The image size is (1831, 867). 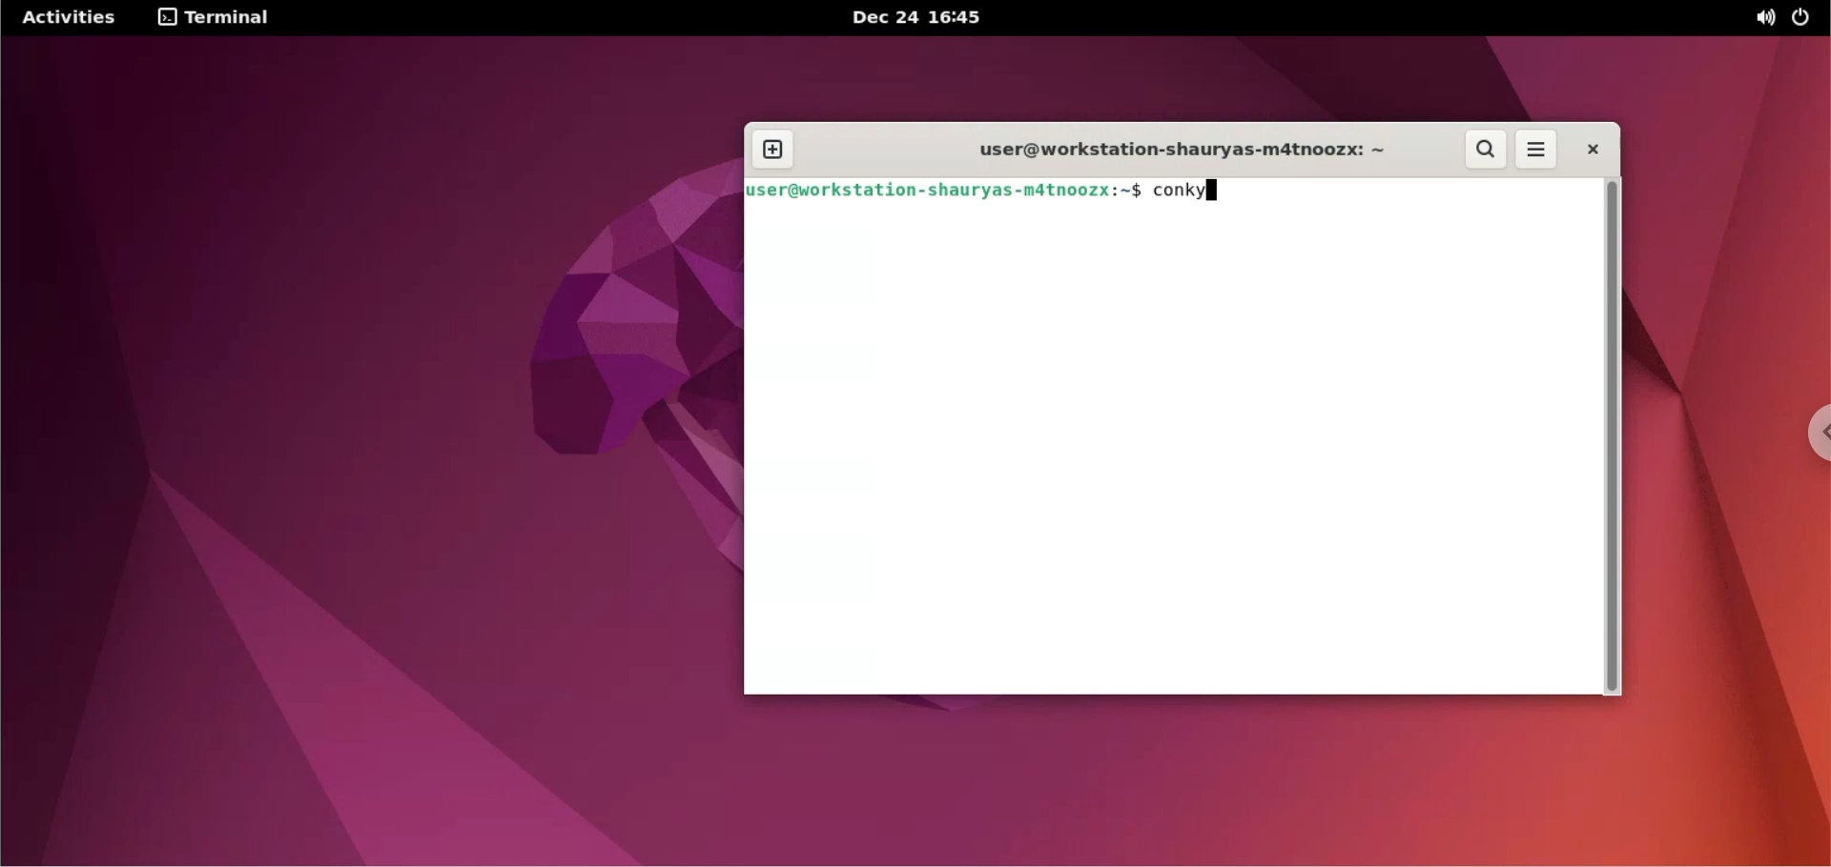 What do you see at coordinates (1188, 192) in the screenshot?
I see `command to run conky` at bounding box center [1188, 192].